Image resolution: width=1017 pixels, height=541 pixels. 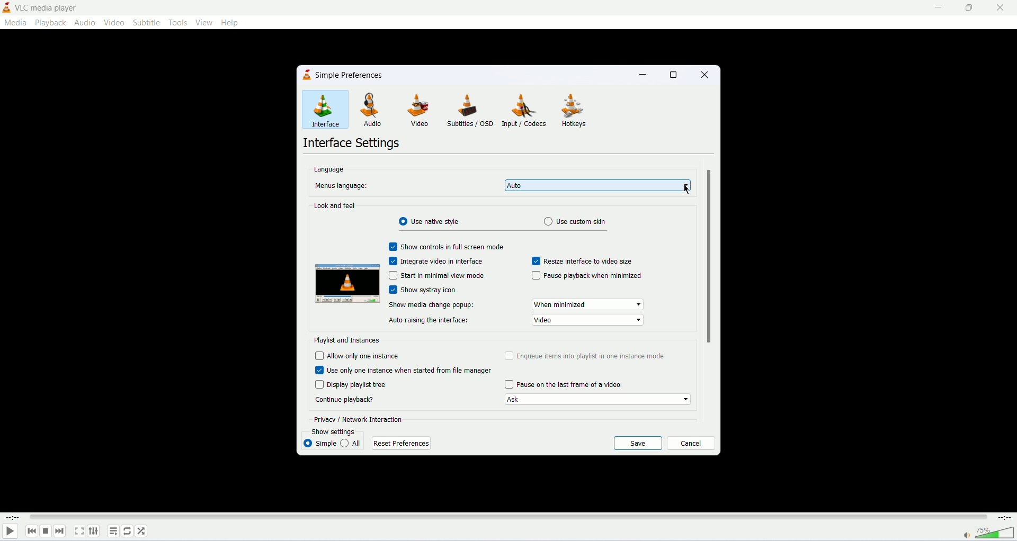 What do you see at coordinates (78, 531) in the screenshot?
I see `fullscreen` at bounding box center [78, 531].